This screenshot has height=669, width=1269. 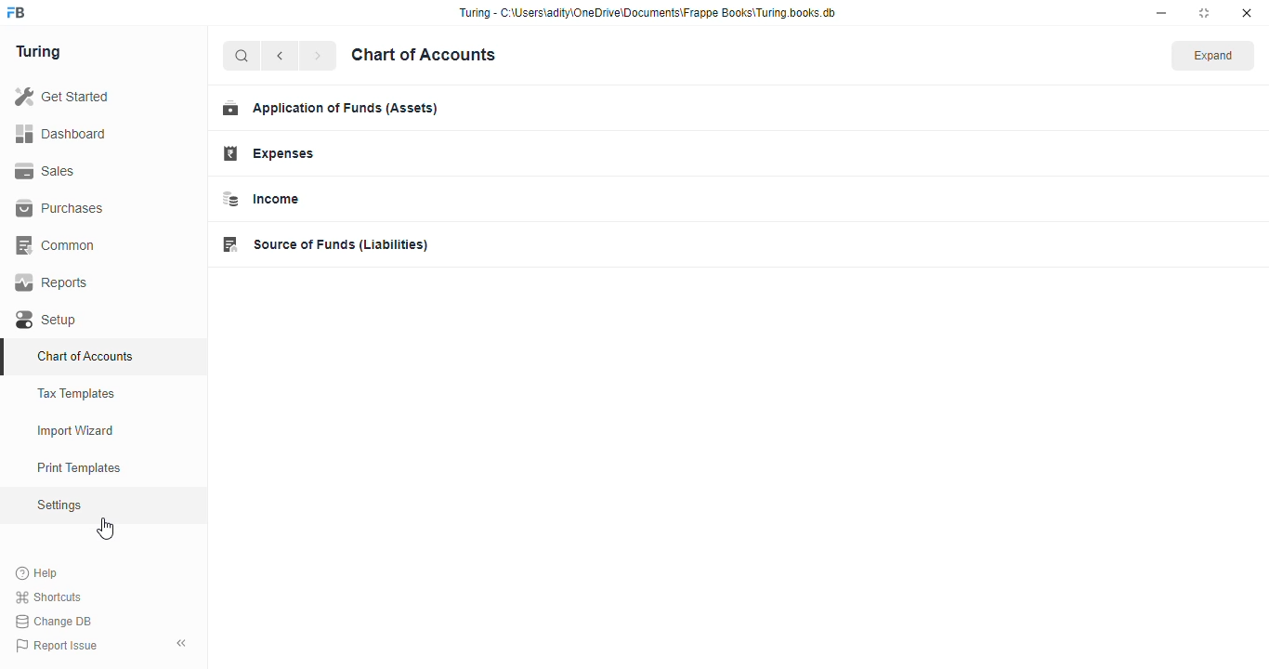 What do you see at coordinates (56, 623) in the screenshot?
I see `Change DB` at bounding box center [56, 623].